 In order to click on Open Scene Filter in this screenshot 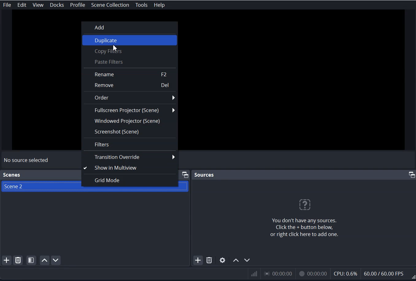, I will do `click(31, 260)`.